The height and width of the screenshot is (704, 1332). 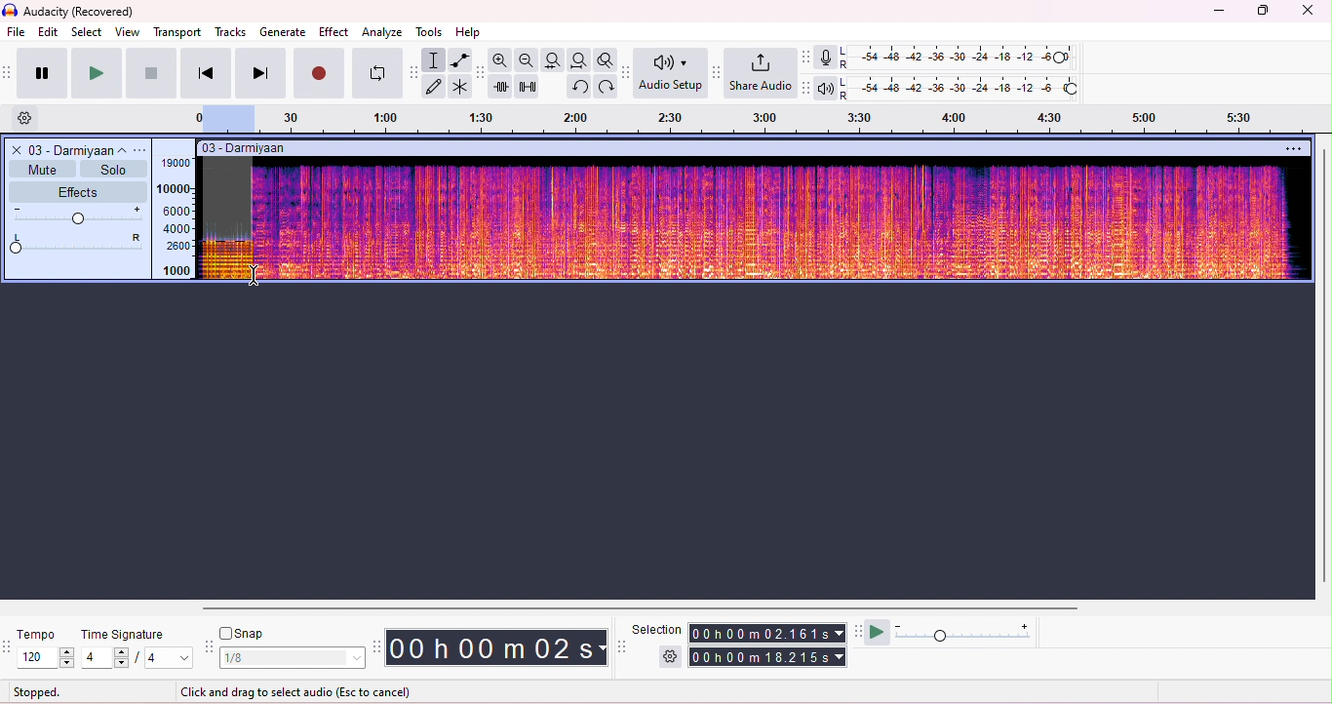 I want to click on looping, so click(x=374, y=73).